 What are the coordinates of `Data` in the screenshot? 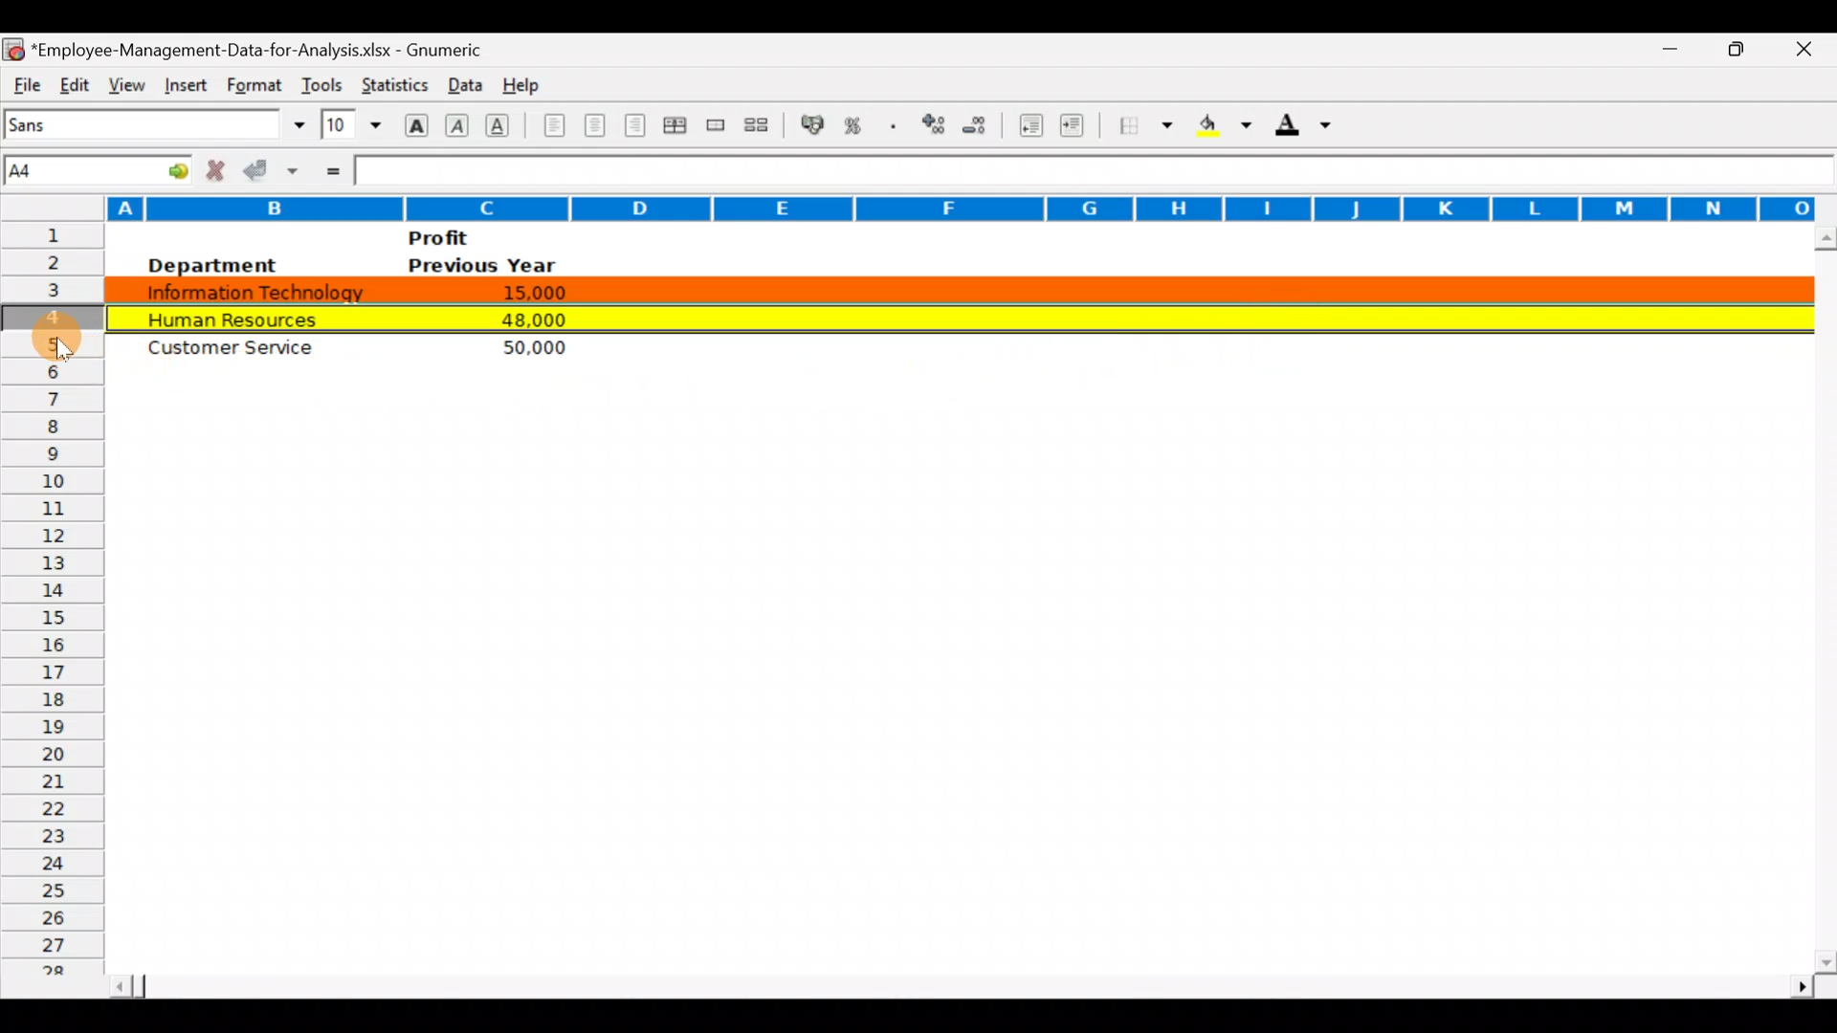 It's located at (460, 80).